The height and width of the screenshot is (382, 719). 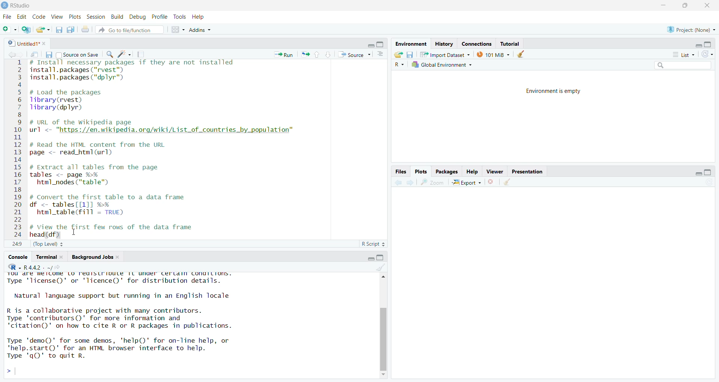 What do you see at coordinates (17, 243) in the screenshot?
I see `24:9` at bounding box center [17, 243].